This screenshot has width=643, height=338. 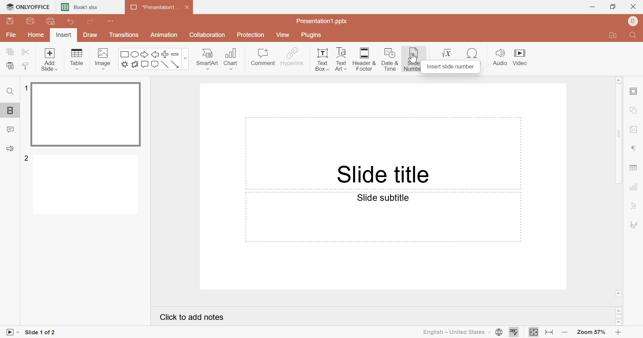 I want to click on Slides, so click(x=11, y=111).